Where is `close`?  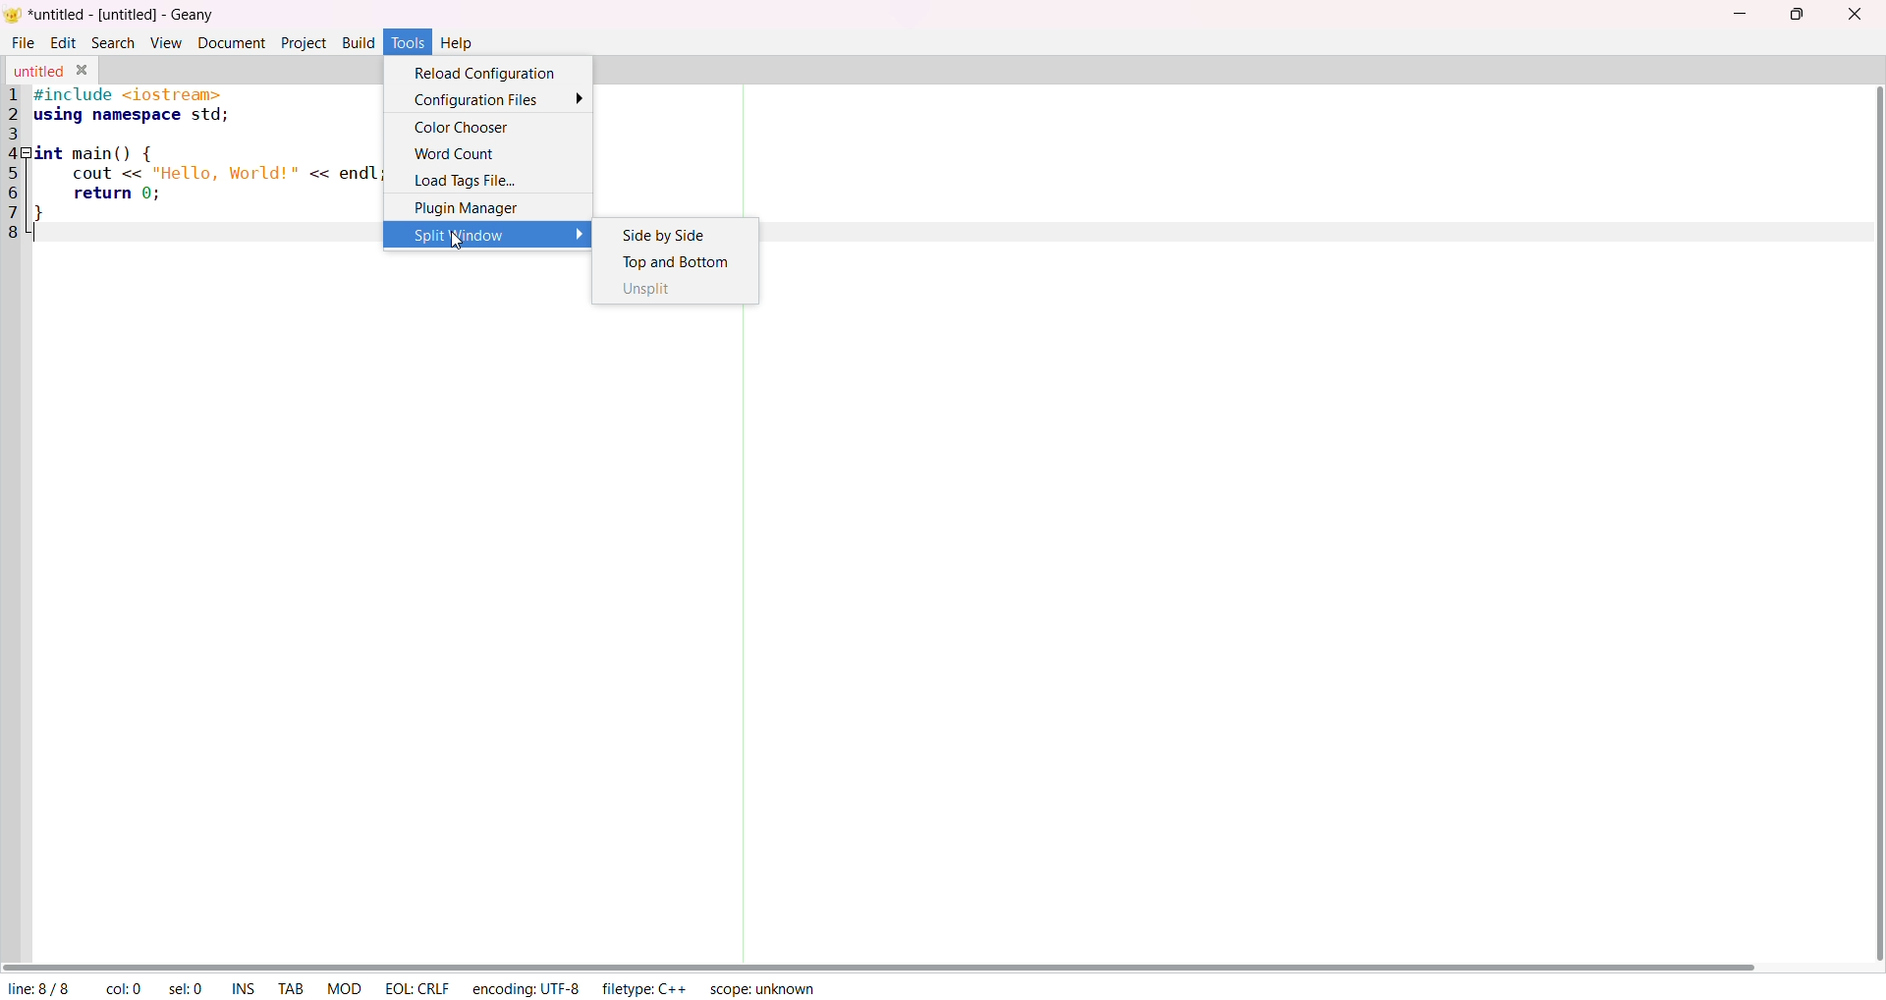 close is located at coordinates (1852, 16).